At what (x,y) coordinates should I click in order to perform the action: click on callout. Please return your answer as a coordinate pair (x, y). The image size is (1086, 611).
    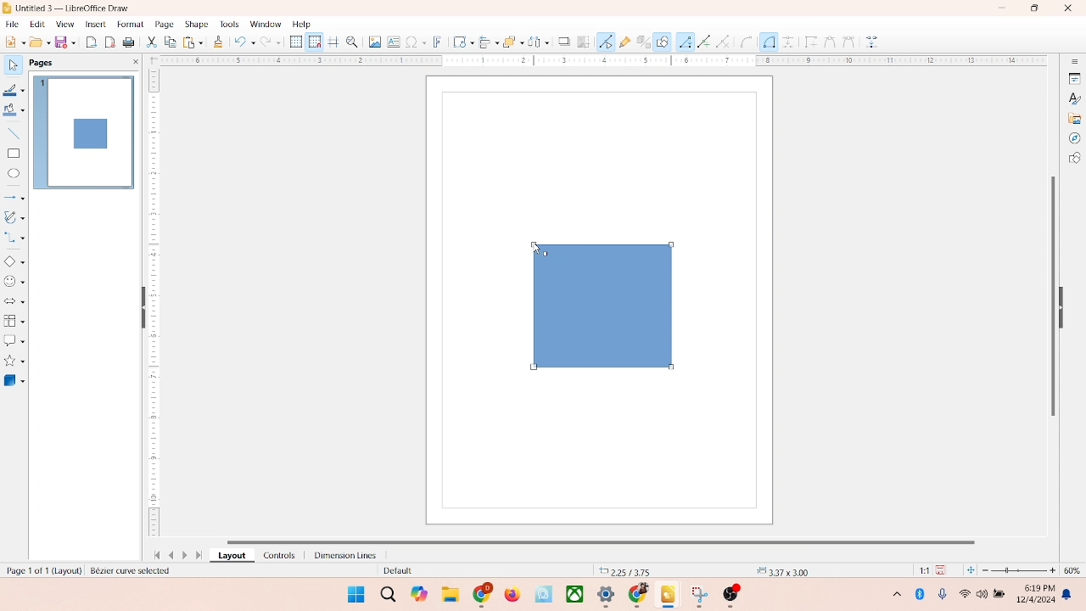
    Looking at the image, I should click on (14, 340).